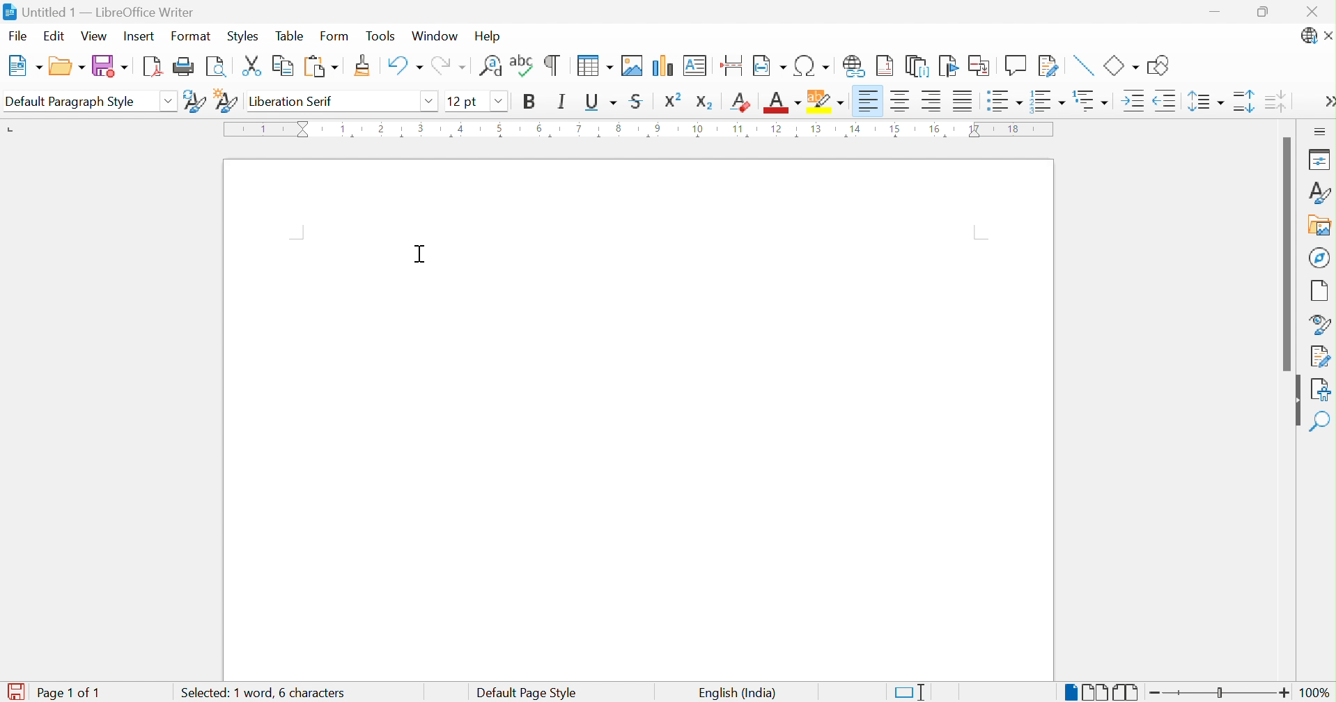  What do you see at coordinates (490, 35) in the screenshot?
I see `Help` at bounding box center [490, 35].